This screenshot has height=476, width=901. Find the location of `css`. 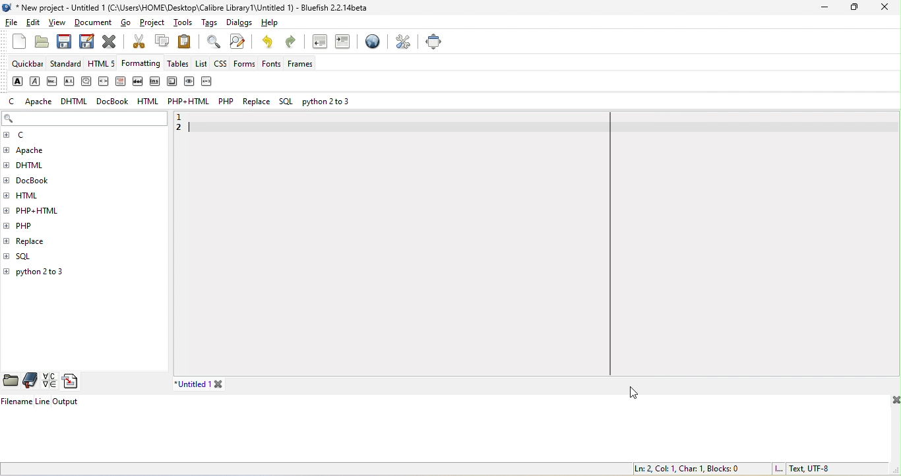

css is located at coordinates (221, 65).